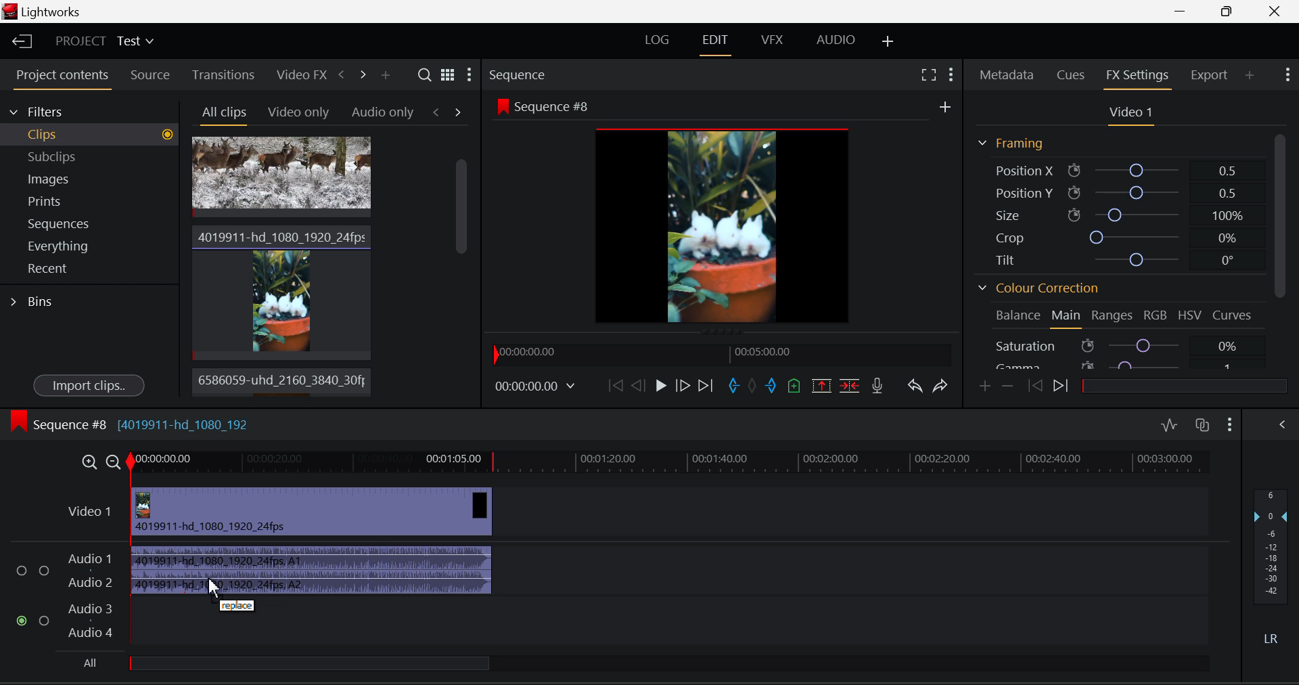 This screenshot has height=685, width=1299. What do you see at coordinates (1011, 143) in the screenshot?
I see `Framing` at bounding box center [1011, 143].